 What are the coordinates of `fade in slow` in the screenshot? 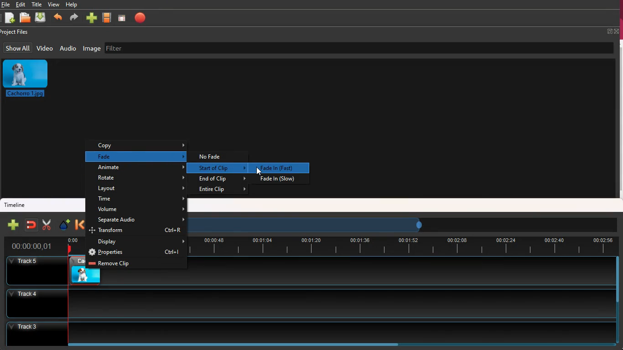 It's located at (282, 180).